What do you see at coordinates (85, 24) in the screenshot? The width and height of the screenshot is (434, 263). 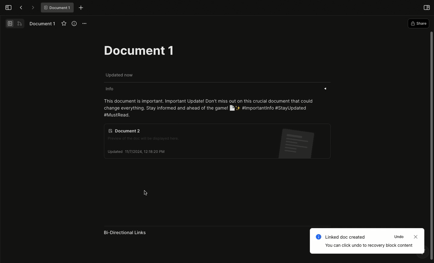 I see `Options` at bounding box center [85, 24].